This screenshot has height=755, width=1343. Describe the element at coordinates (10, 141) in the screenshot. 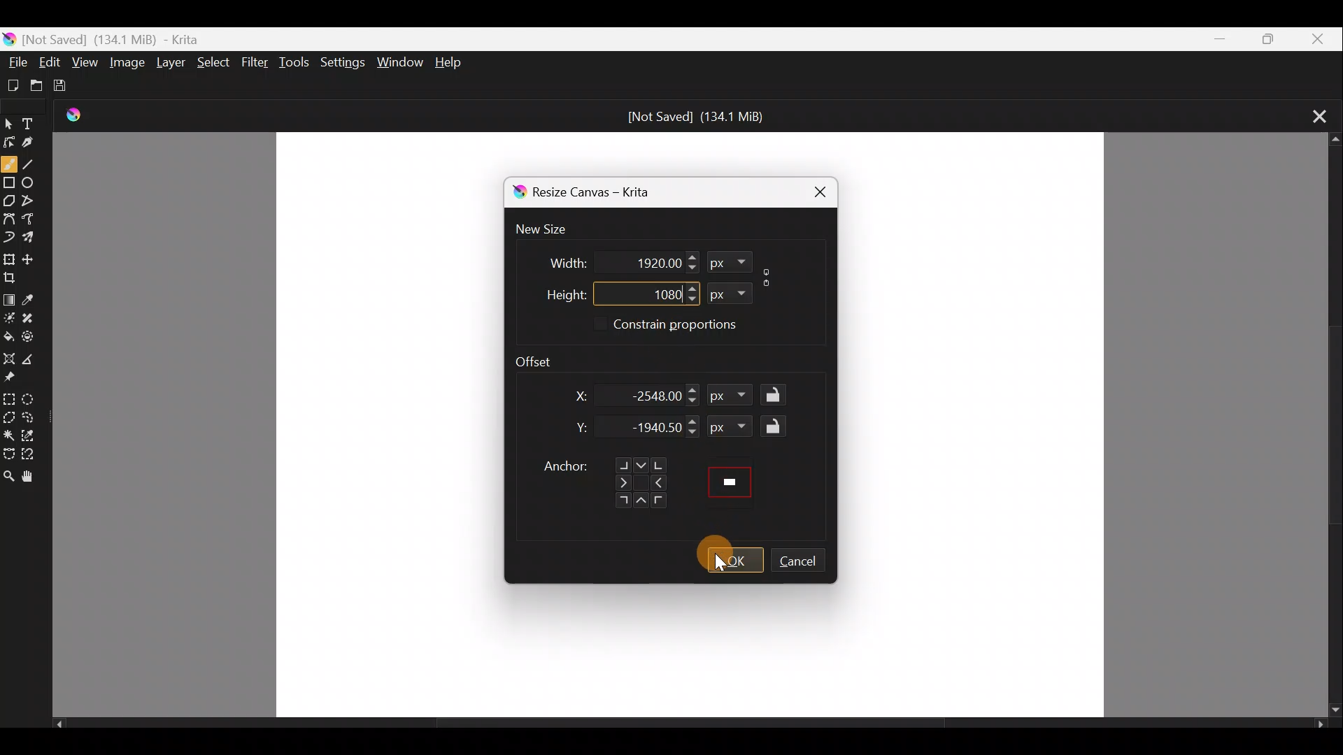

I see `Edit shapes tool` at that location.